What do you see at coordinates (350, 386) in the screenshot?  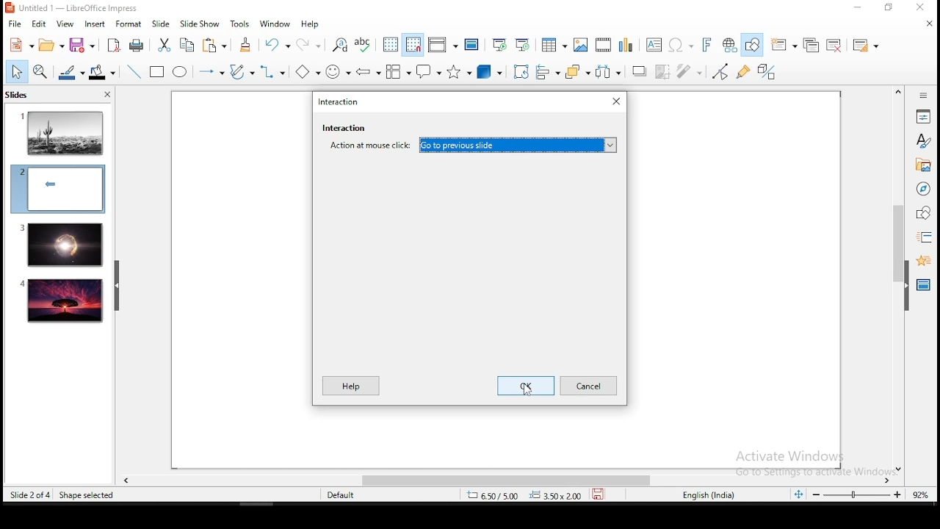 I see `help` at bounding box center [350, 386].